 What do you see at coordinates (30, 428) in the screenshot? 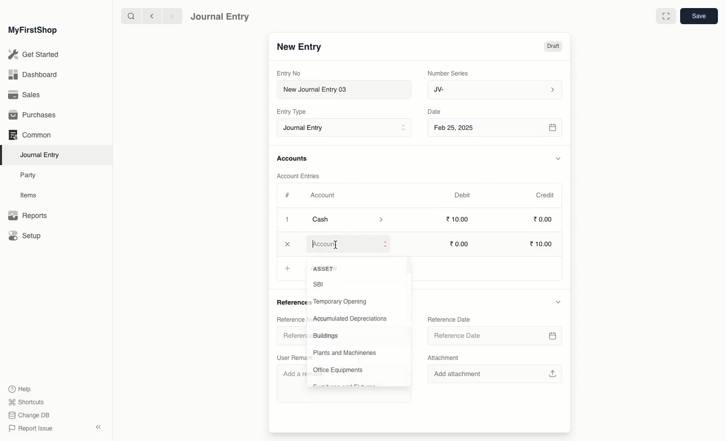
I see `Report Issue` at bounding box center [30, 428].